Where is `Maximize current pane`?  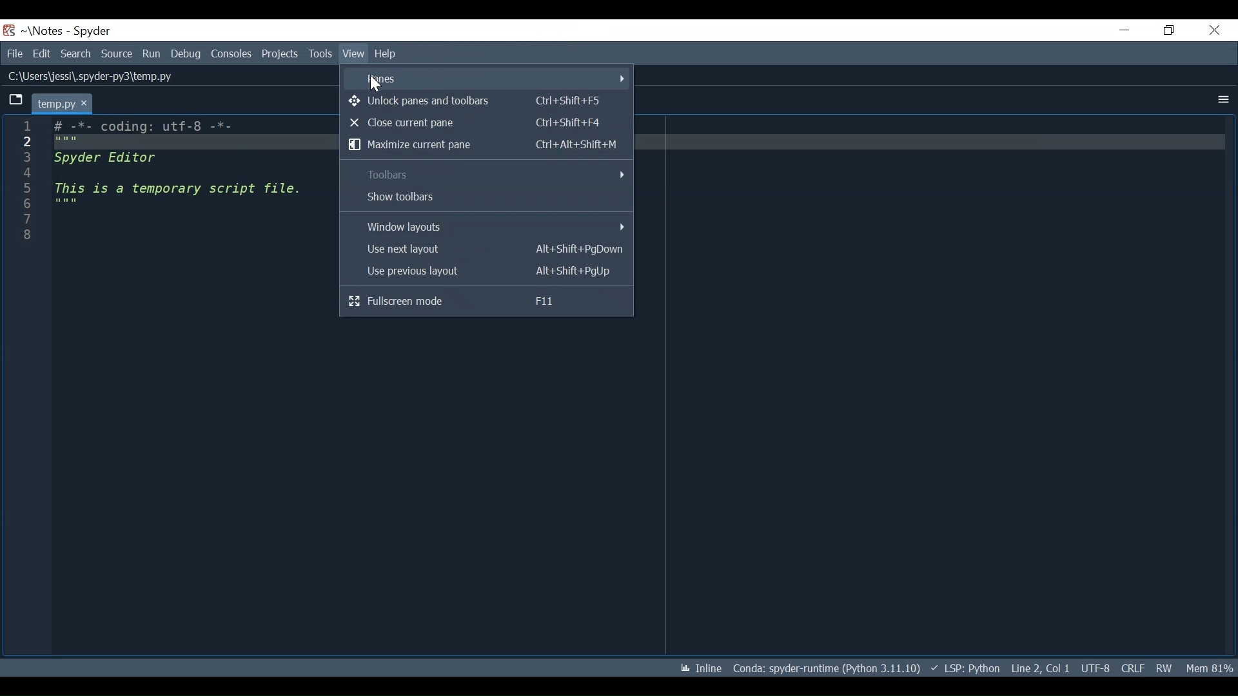
Maximize current pane is located at coordinates (485, 145).